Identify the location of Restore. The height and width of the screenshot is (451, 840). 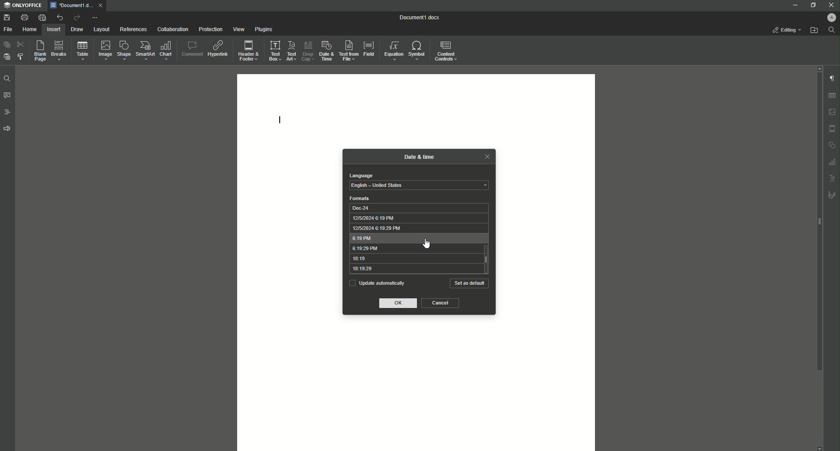
(811, 5).